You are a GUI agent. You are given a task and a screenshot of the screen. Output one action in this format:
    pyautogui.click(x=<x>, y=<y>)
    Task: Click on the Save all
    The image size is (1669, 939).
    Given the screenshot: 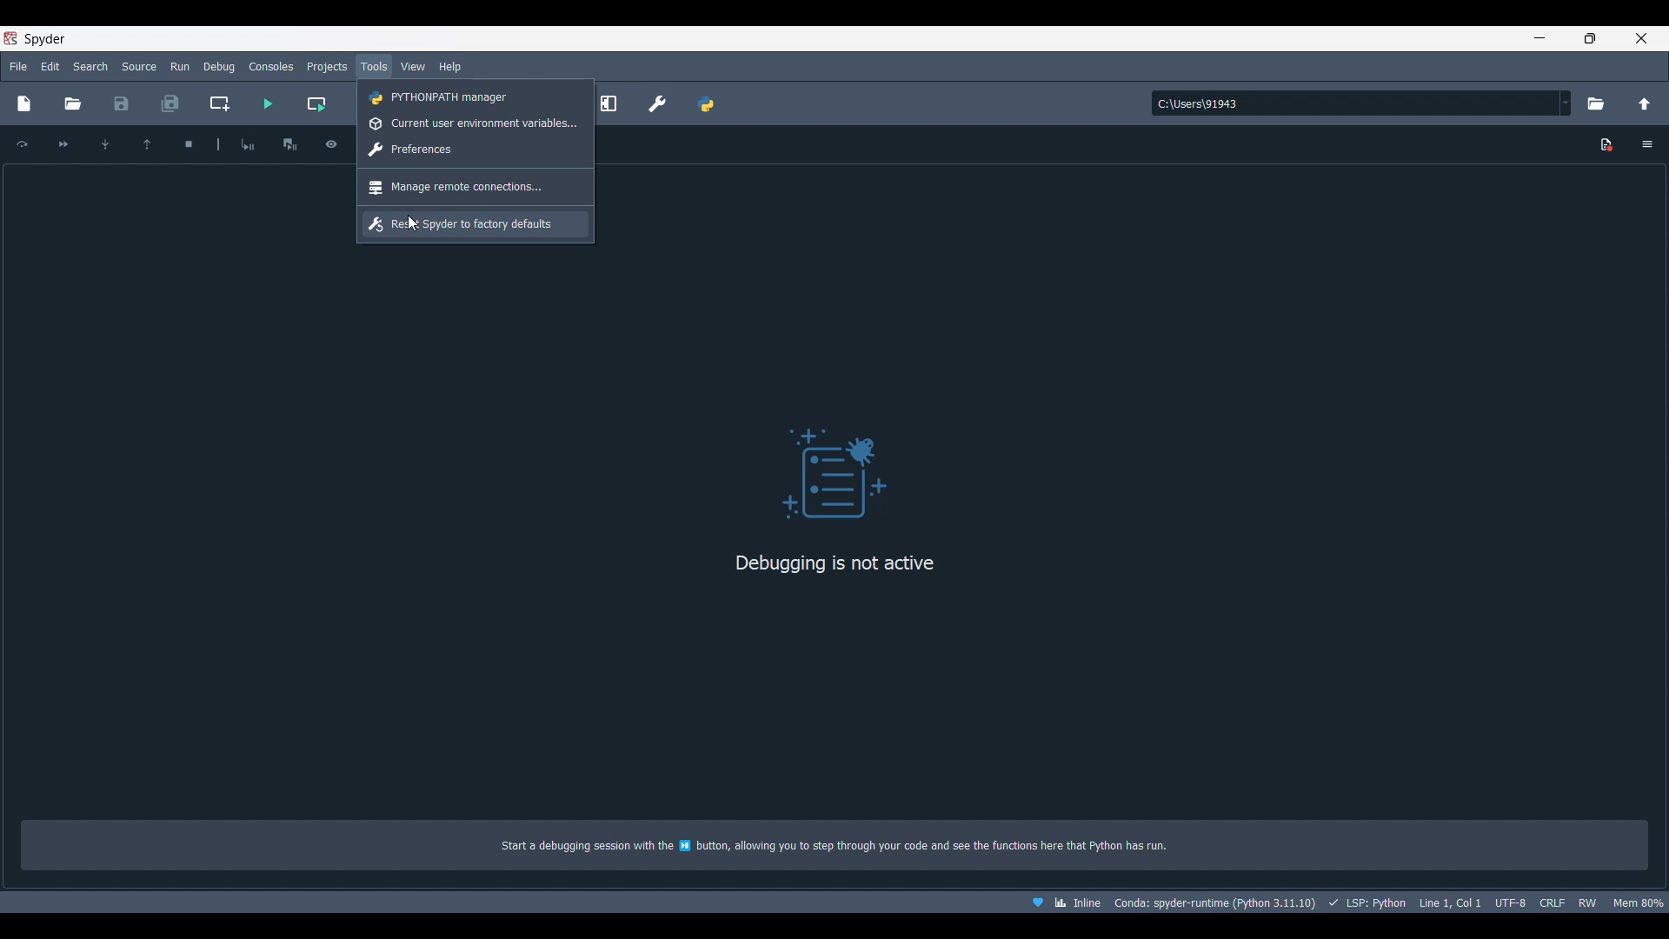 What is the action you would take?
    pyautogui.click(x=170, y=103)
    